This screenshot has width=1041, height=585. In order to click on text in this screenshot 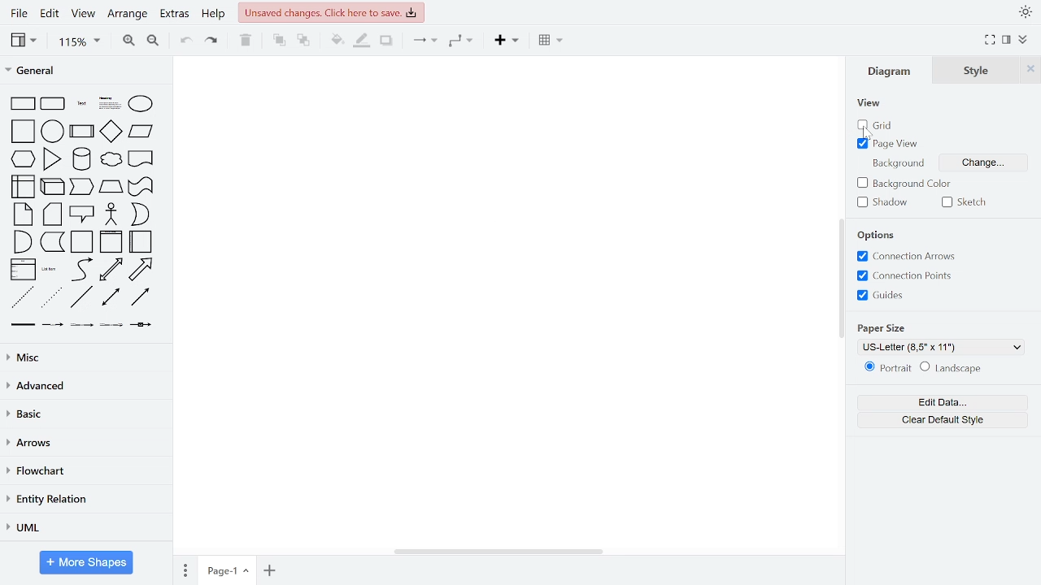, I will do `click(80, 105)`.